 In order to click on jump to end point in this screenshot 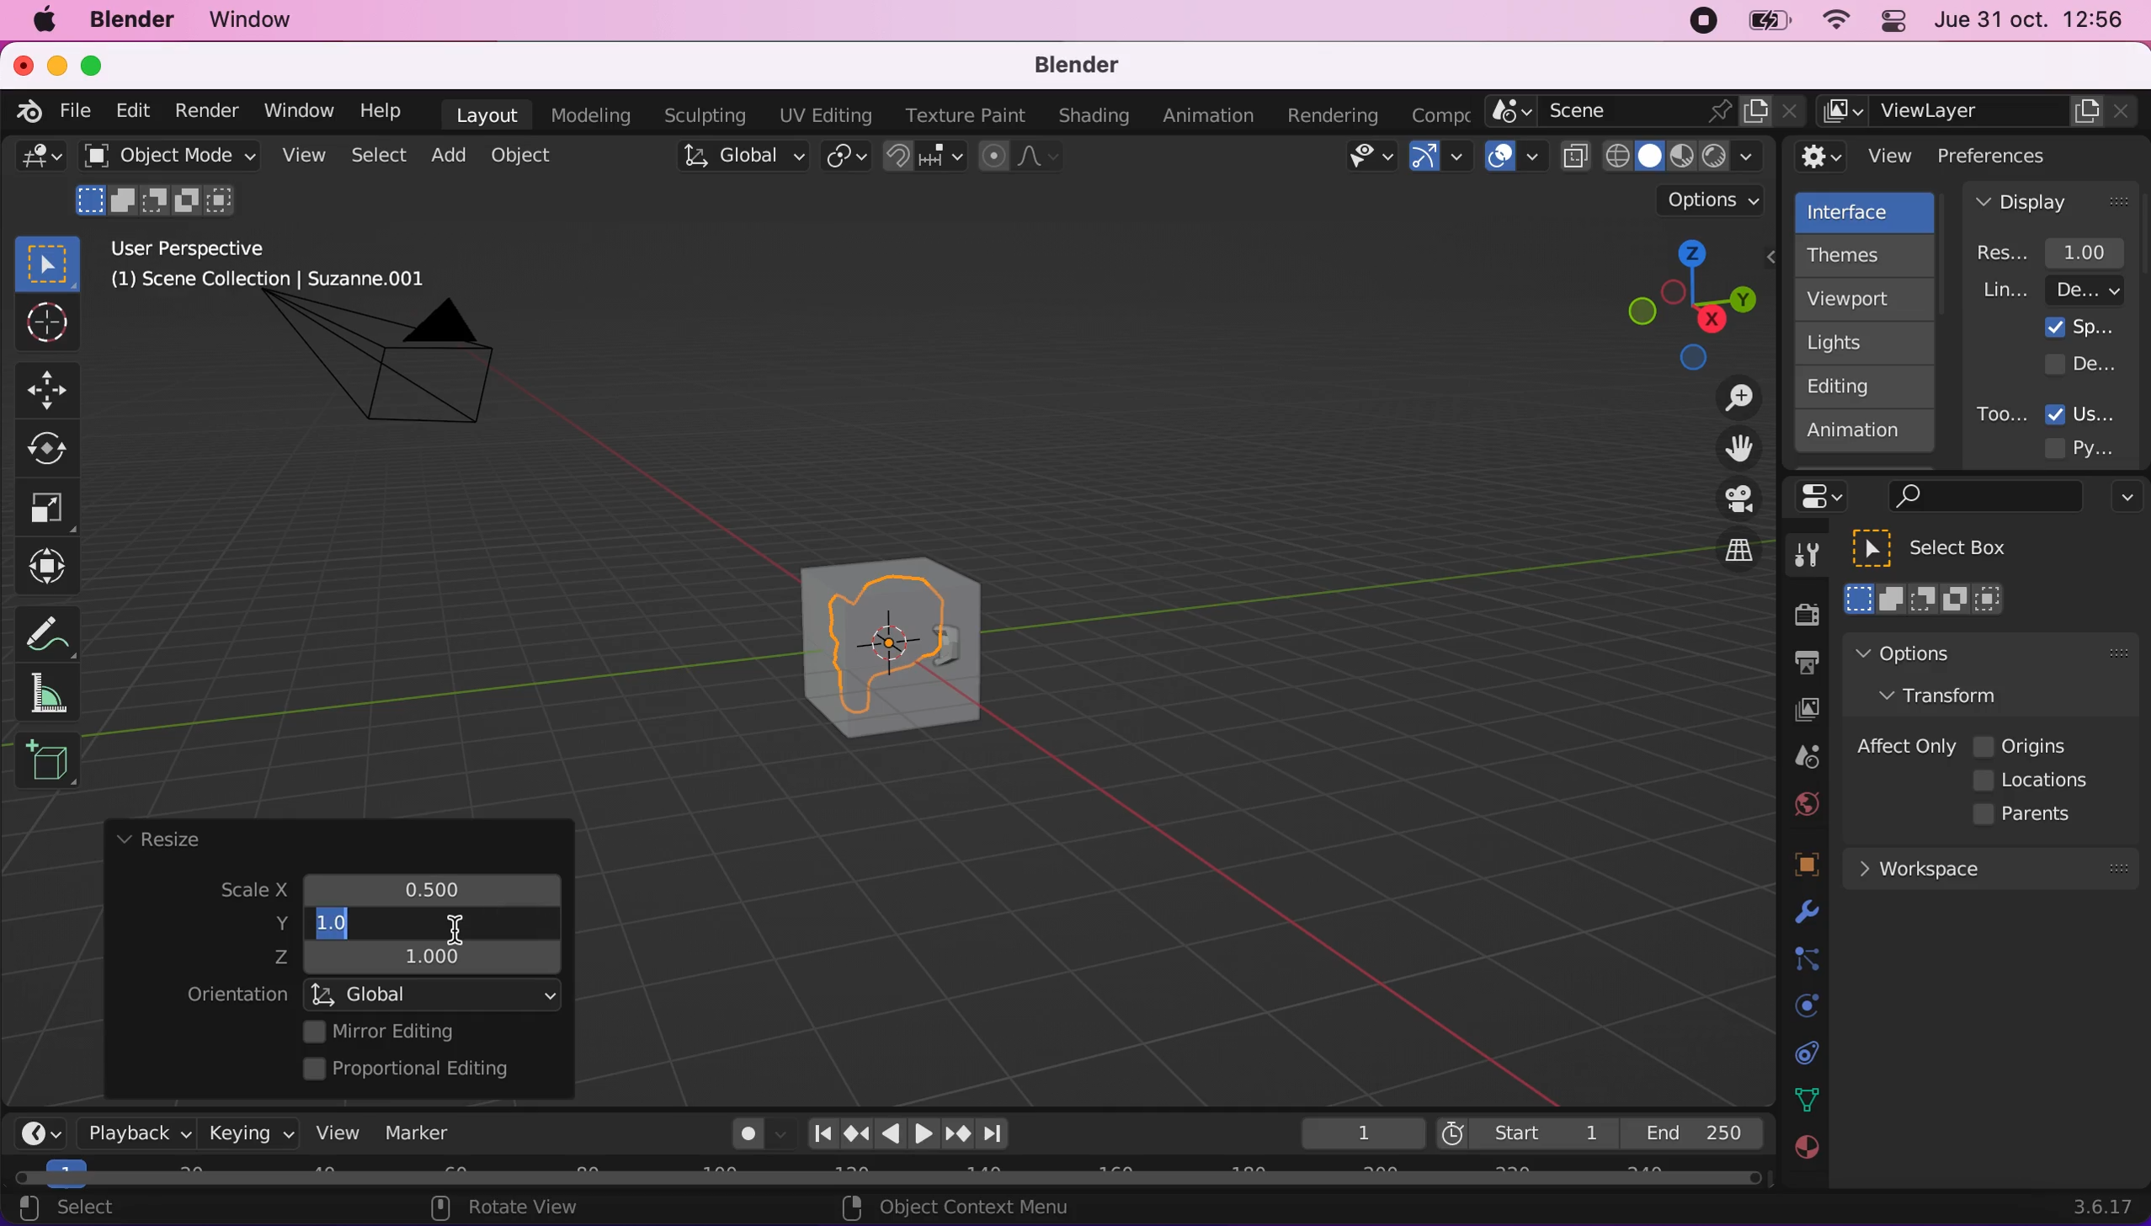, I will do `click(817, 1134)`.